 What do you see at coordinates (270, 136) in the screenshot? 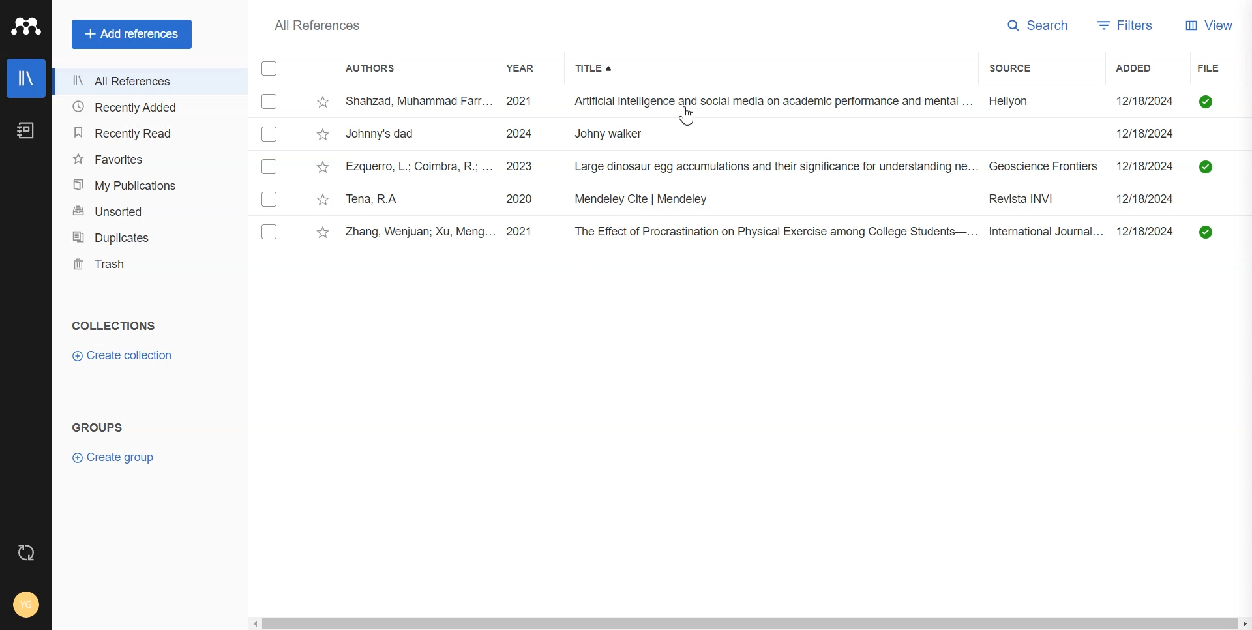
I see `Checkmarks` at bounding box center [270, 136].